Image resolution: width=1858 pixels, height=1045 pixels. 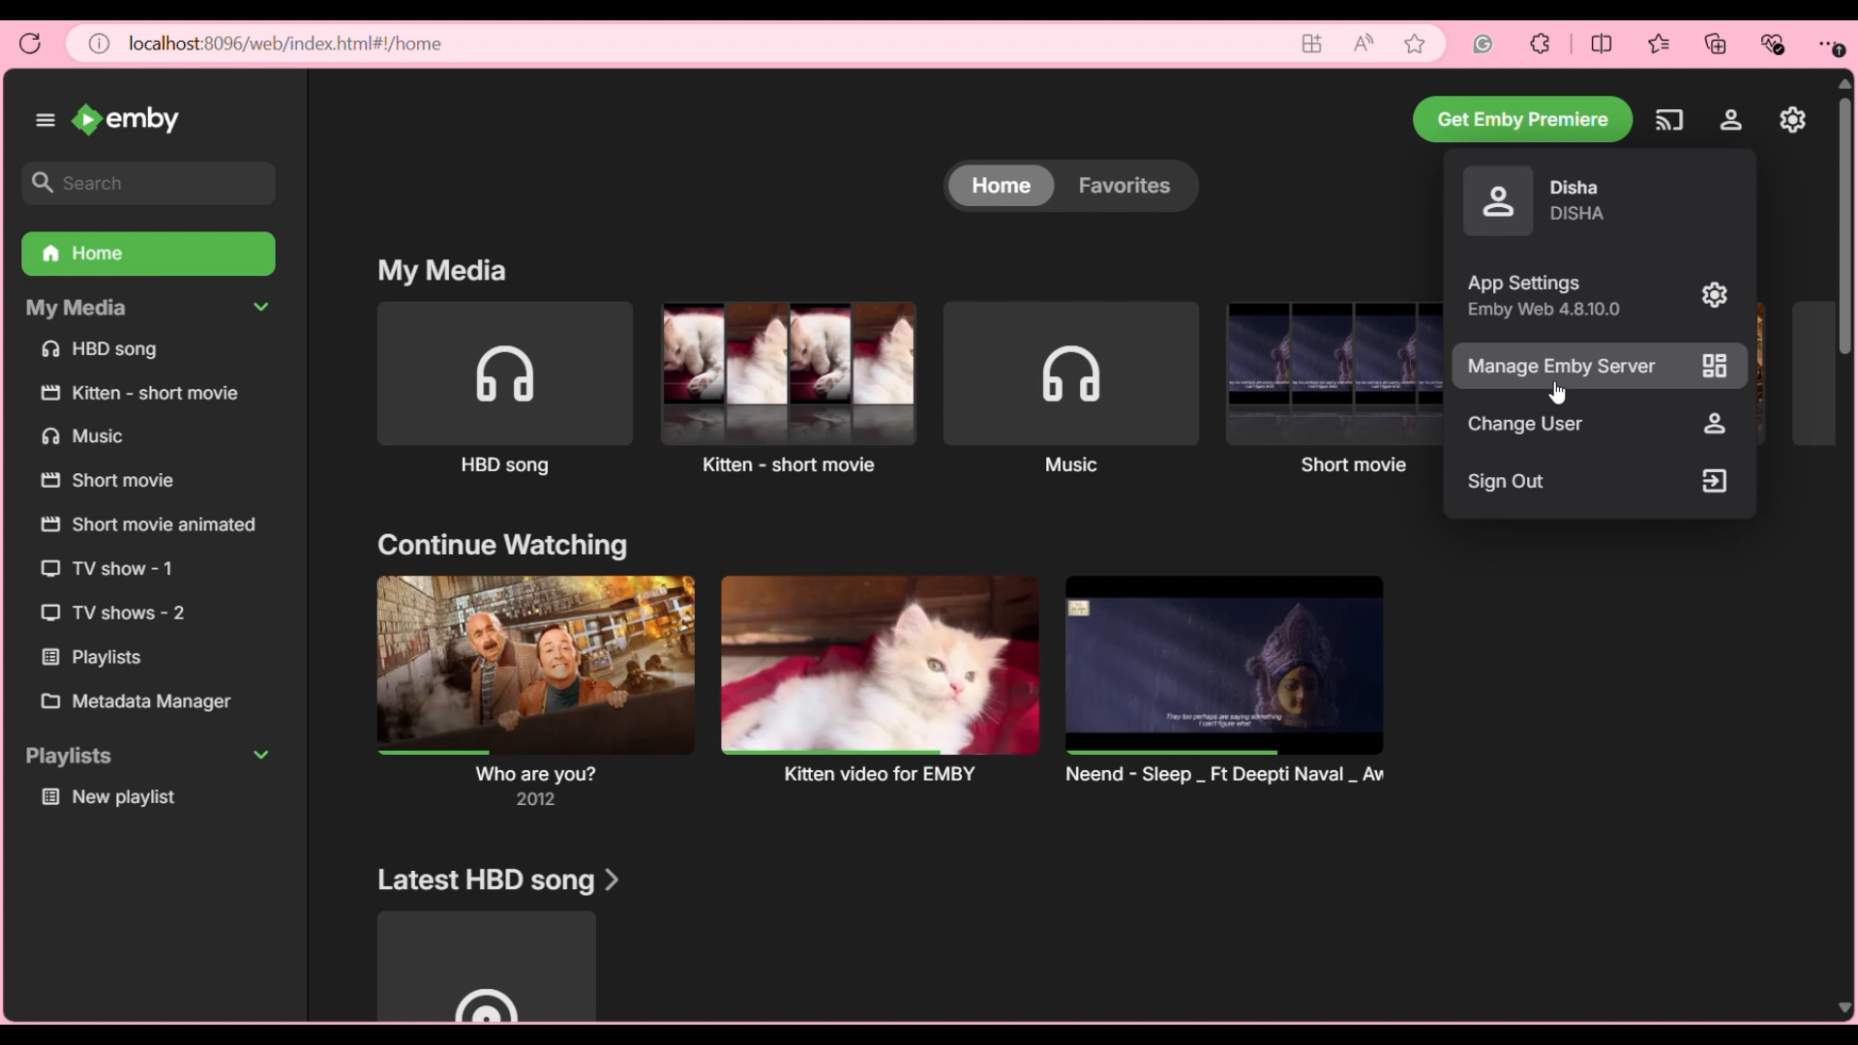 I want to click on neend-sleep-ft deepti naval, so click(x=1232, y=679).